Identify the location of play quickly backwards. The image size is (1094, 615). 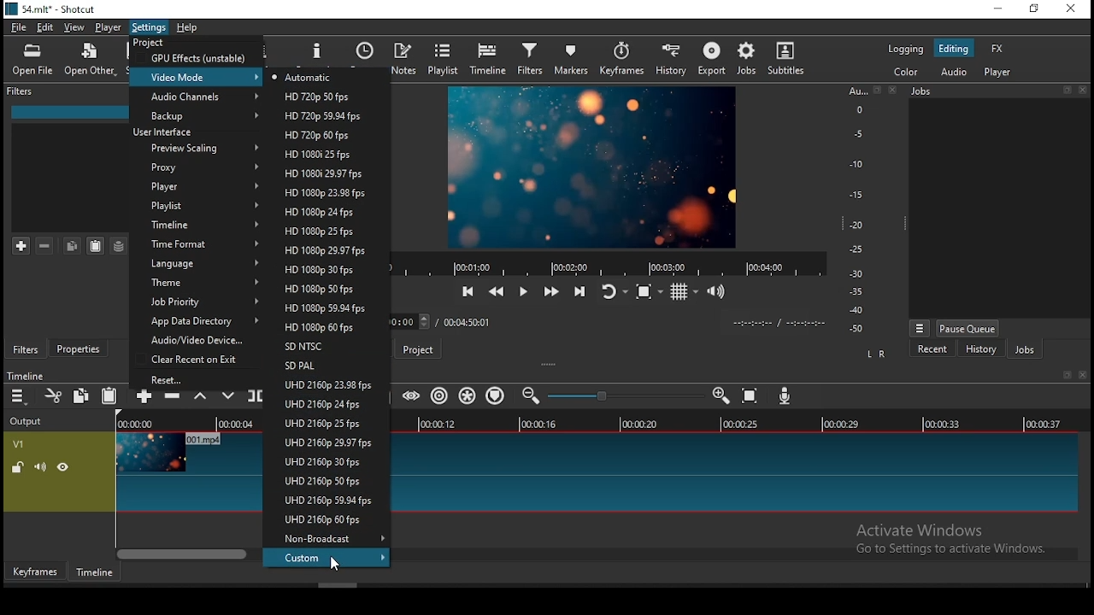
(497, 289).